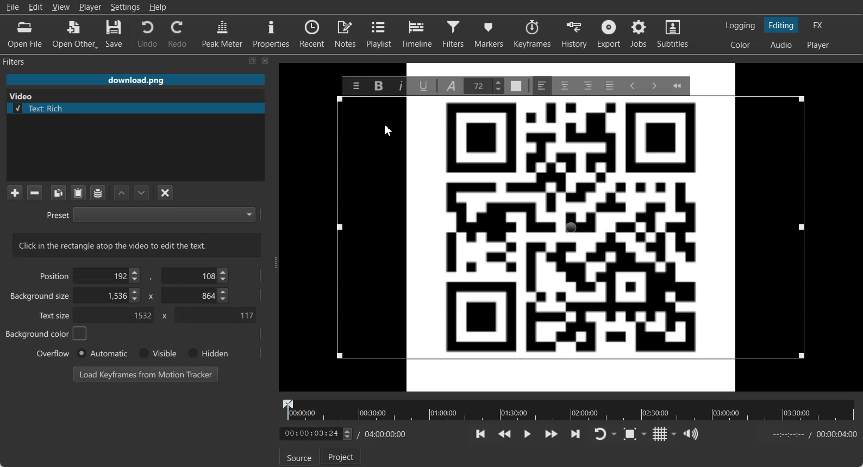 Image resolution: width=863 pixels, height=467 pixels. I want to click on Collapse Toolbar, so click(677, 85).